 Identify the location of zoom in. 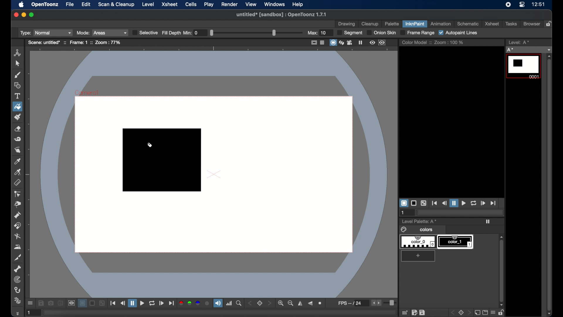
(280, 303).